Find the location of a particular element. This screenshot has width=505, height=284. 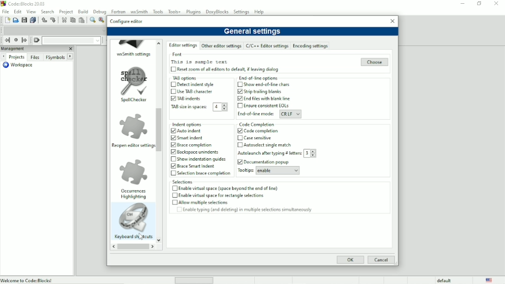

 is located at coordinates (173, 188).